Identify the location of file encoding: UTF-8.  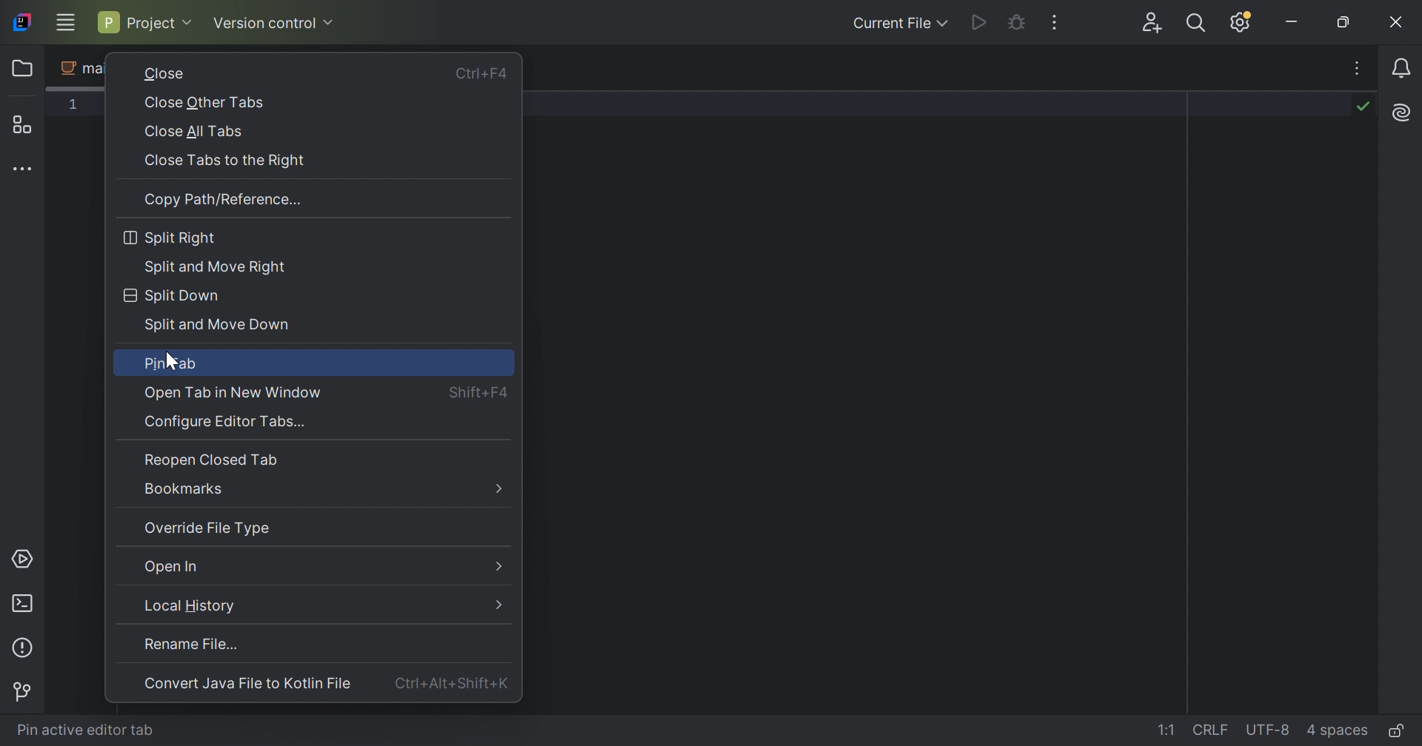
(1266, 730).